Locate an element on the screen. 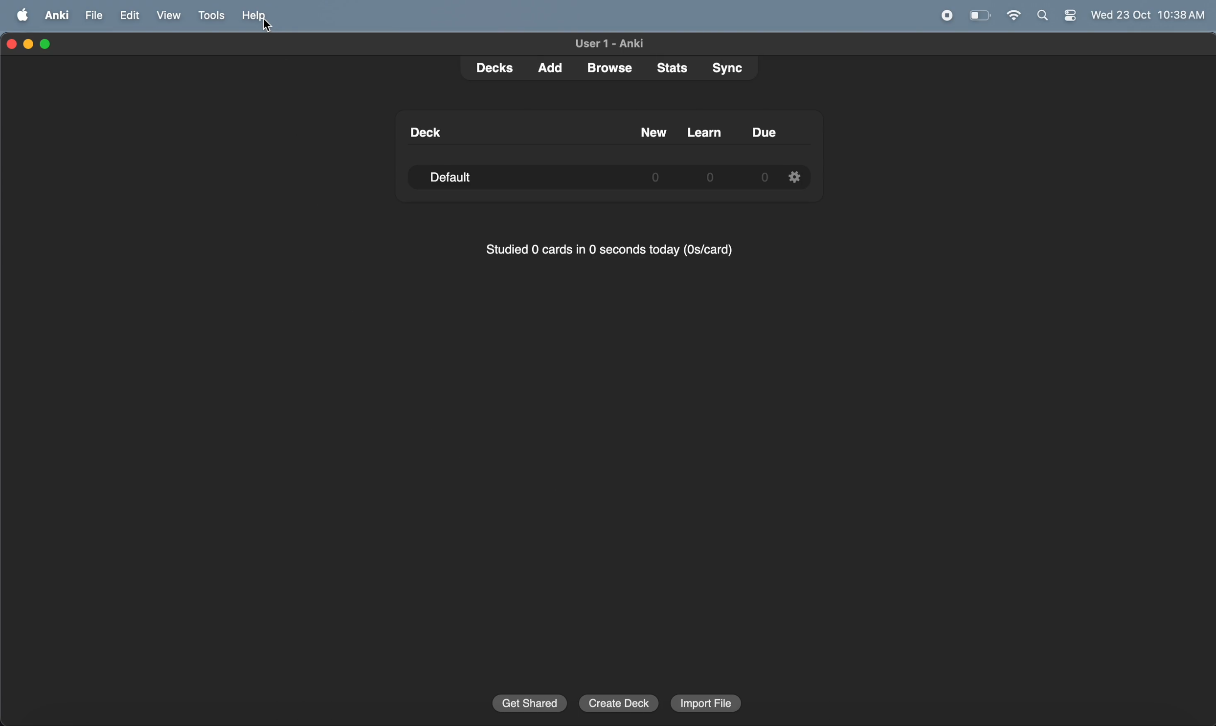 This screenshot has height=726, width=1216. stats is located at coordinates (667, 67).